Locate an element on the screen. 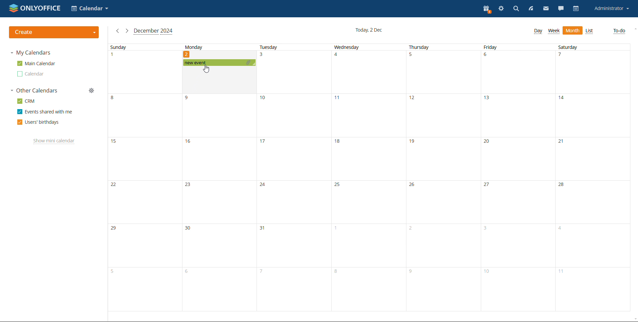 The height and width of the screenshot is (322, 638). 26 is located at coordinates (413, 186).